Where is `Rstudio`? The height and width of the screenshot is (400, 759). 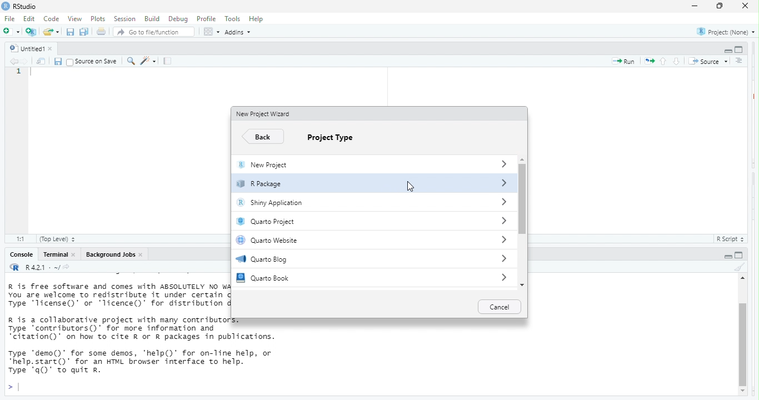
Rstudio is located at coordinates (26, 6).